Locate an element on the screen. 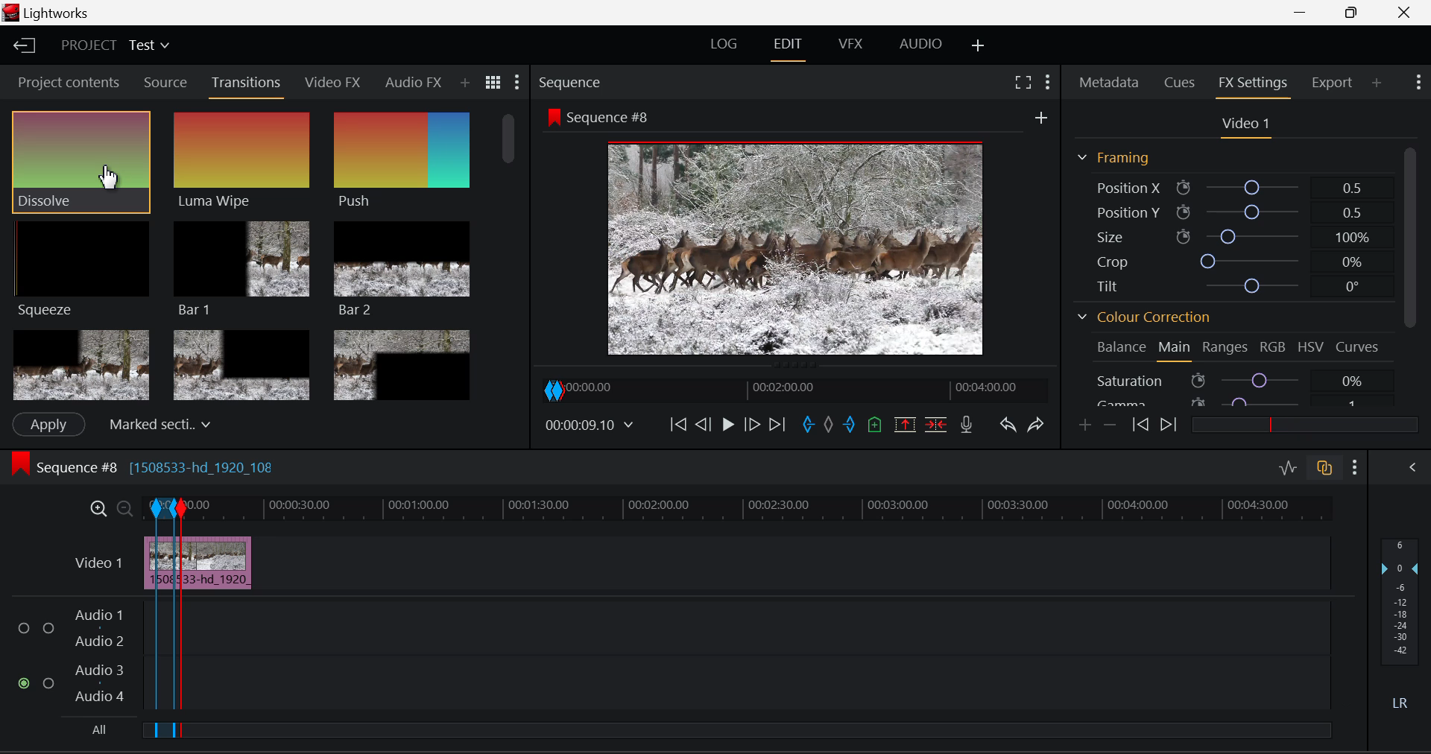 Image resolution: width=1431 pixels, height=754 pixels. Show Settings is located at coordinates (1419, 83).